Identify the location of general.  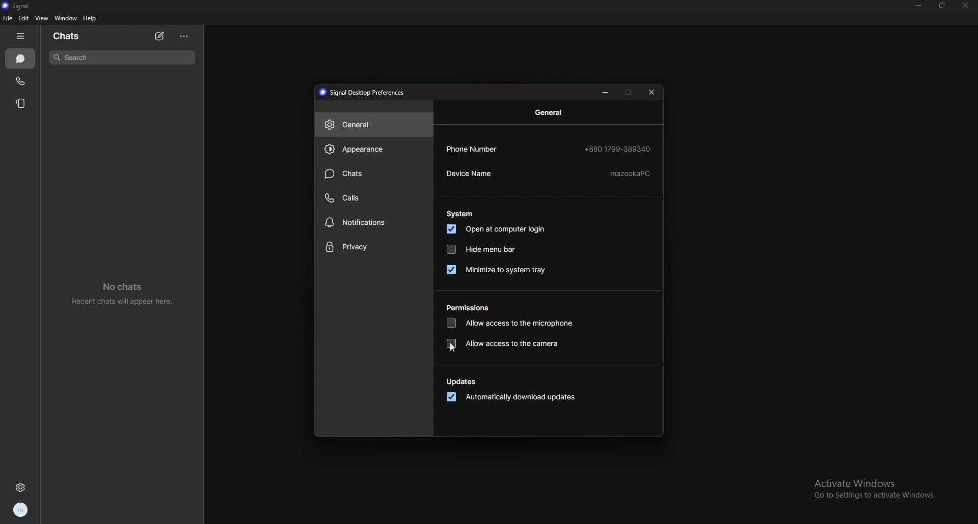
(373, 124).